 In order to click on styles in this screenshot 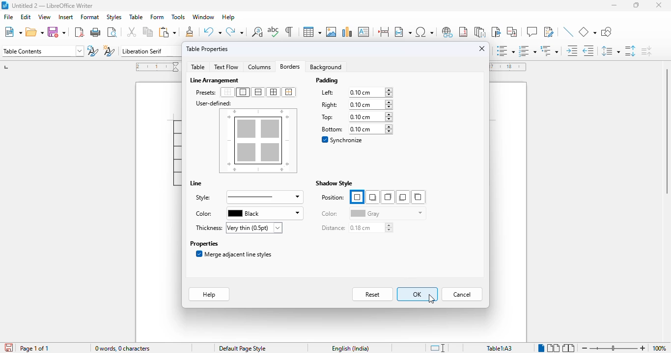, I will do `click(114, 17)`.